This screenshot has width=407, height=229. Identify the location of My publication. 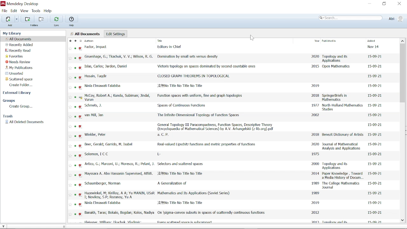
(20, 68).